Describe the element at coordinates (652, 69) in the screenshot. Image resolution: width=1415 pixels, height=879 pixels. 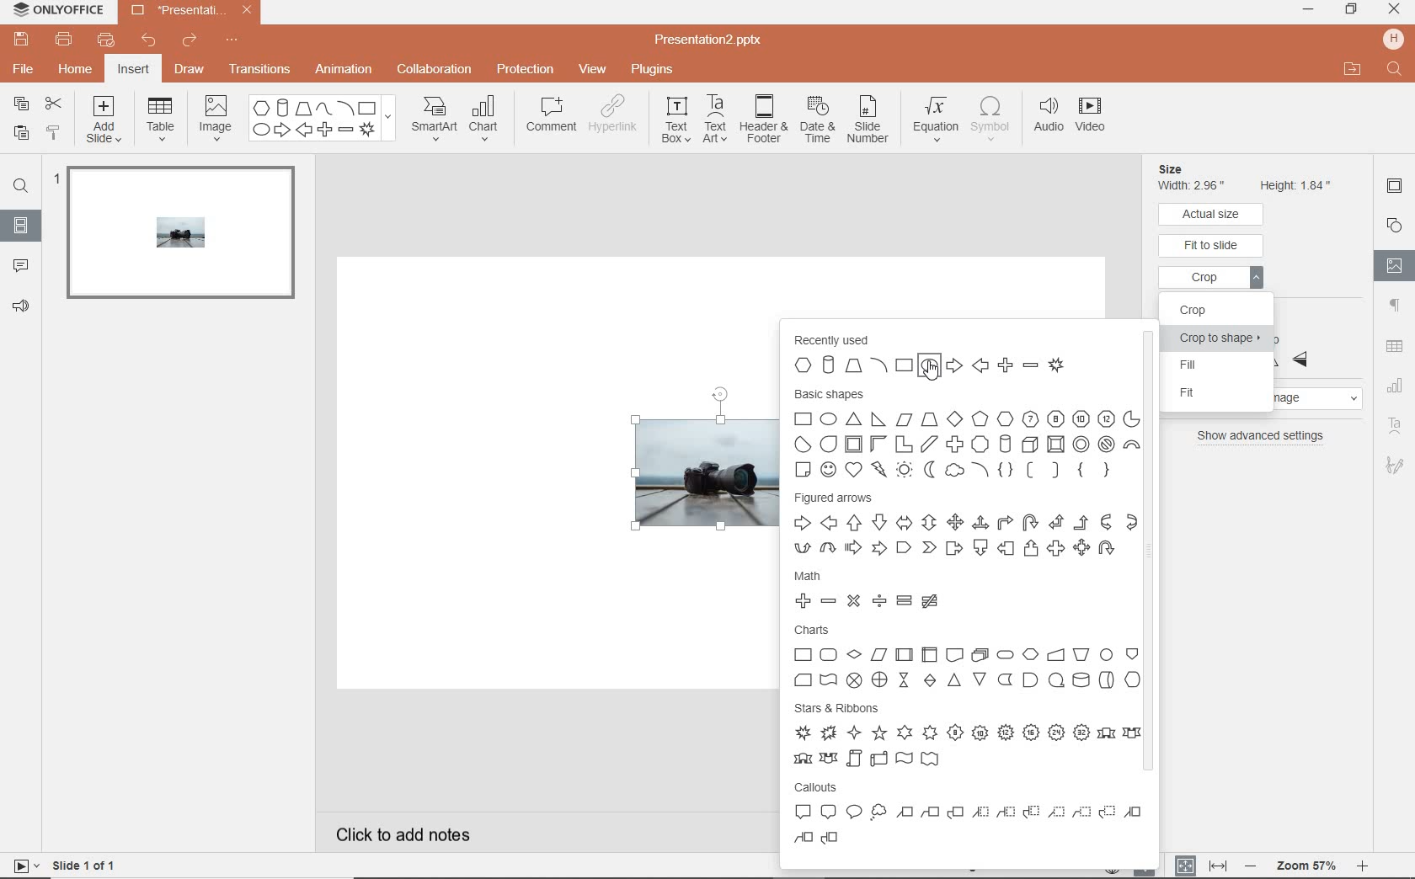
I see `plugins` at that location.